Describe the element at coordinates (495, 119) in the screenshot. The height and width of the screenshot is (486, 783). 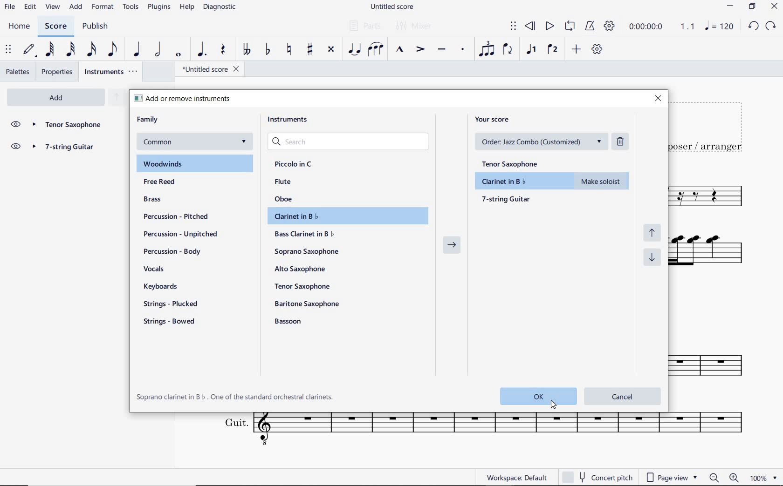
I see `your score` at that location.